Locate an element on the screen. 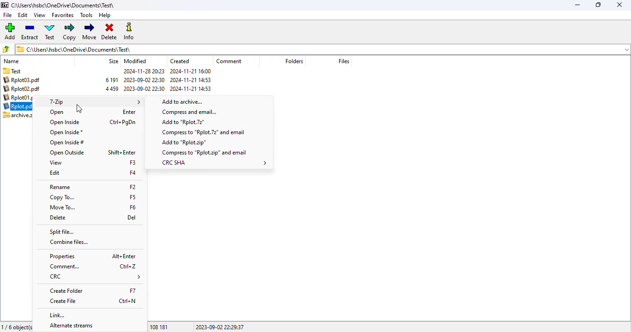 This screenshot has height=332, width=631. open inside is located at coordinates (64, 122).